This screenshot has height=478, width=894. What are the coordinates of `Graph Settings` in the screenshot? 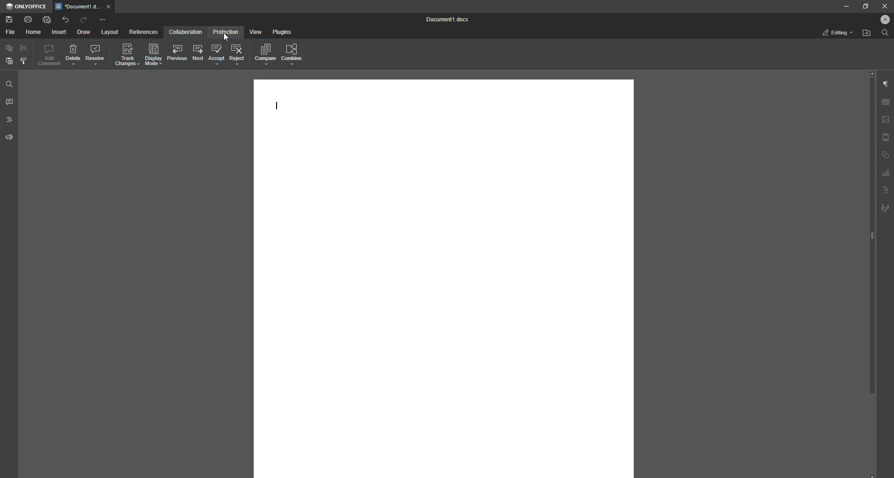 It's located at (886, 173).